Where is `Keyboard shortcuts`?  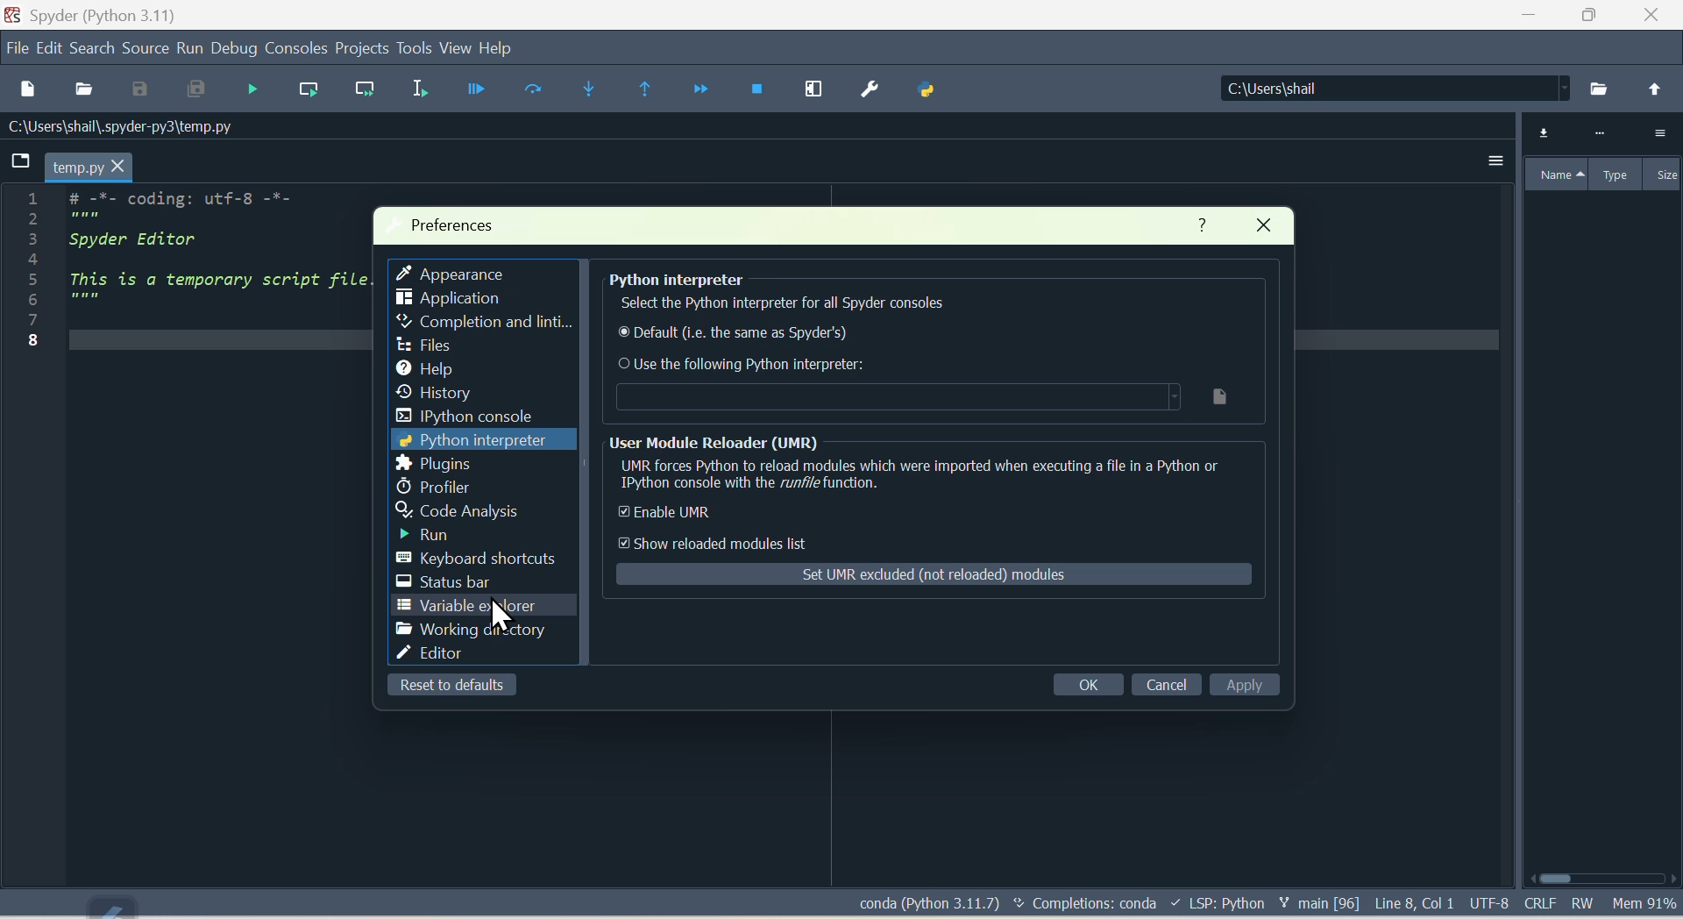 Keyboard shortcuts is located at coordinates (477, 559).